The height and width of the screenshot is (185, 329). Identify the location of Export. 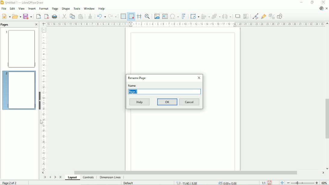
(38, 16).